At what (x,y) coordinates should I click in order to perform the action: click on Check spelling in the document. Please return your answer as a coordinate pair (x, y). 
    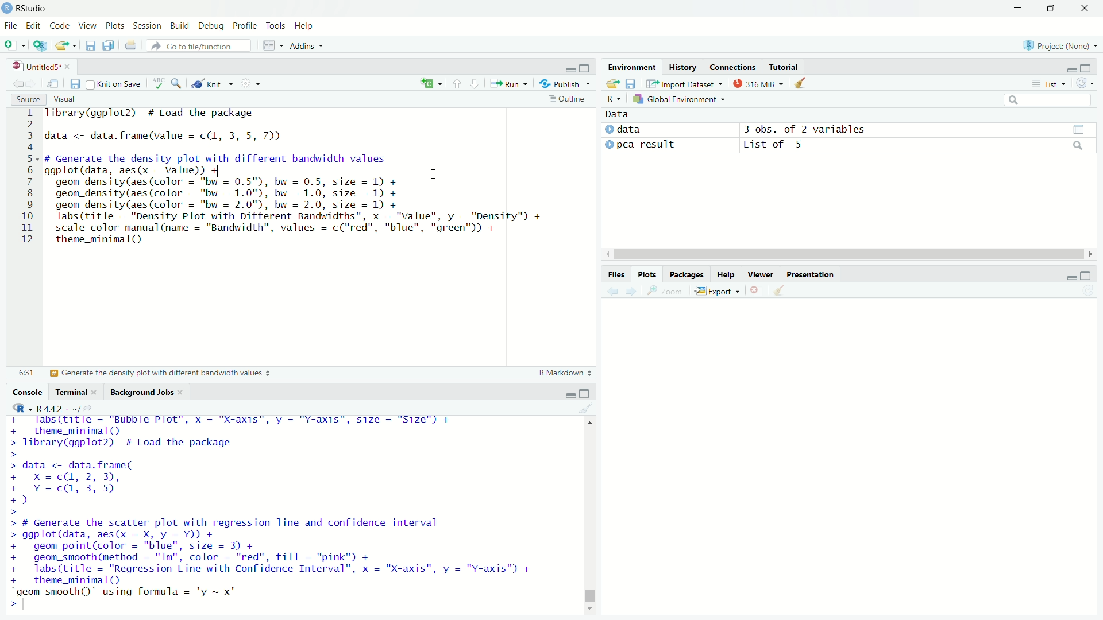
    Looking at the image, I should click on (159, 83).